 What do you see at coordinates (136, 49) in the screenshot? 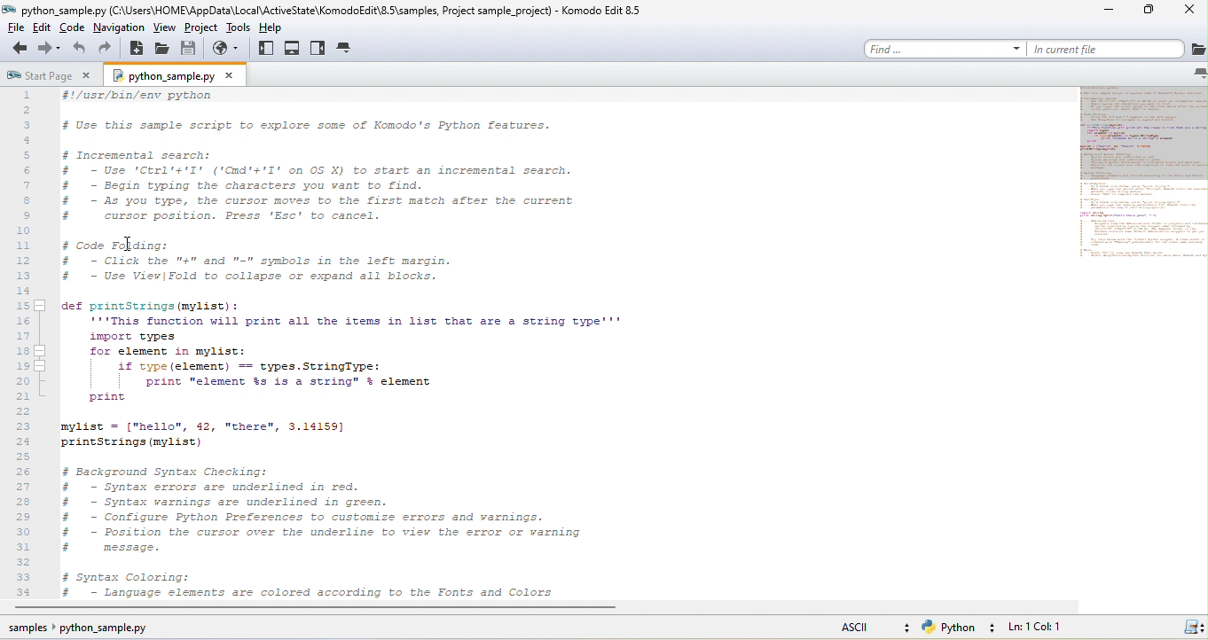
I see `new` at bounding box center [136, 49].